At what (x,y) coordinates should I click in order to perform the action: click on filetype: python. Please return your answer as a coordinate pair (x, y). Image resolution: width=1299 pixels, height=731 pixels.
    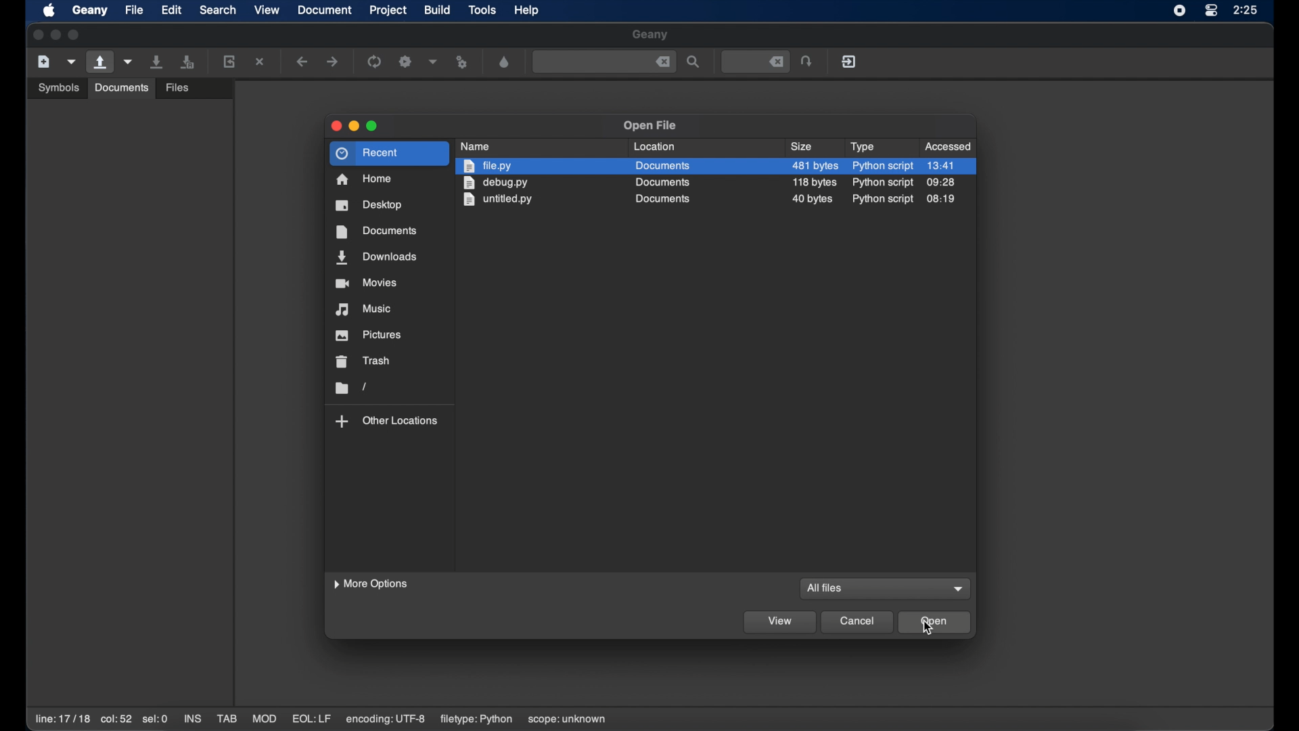
    Looking at the image, I should click on (475, 719).